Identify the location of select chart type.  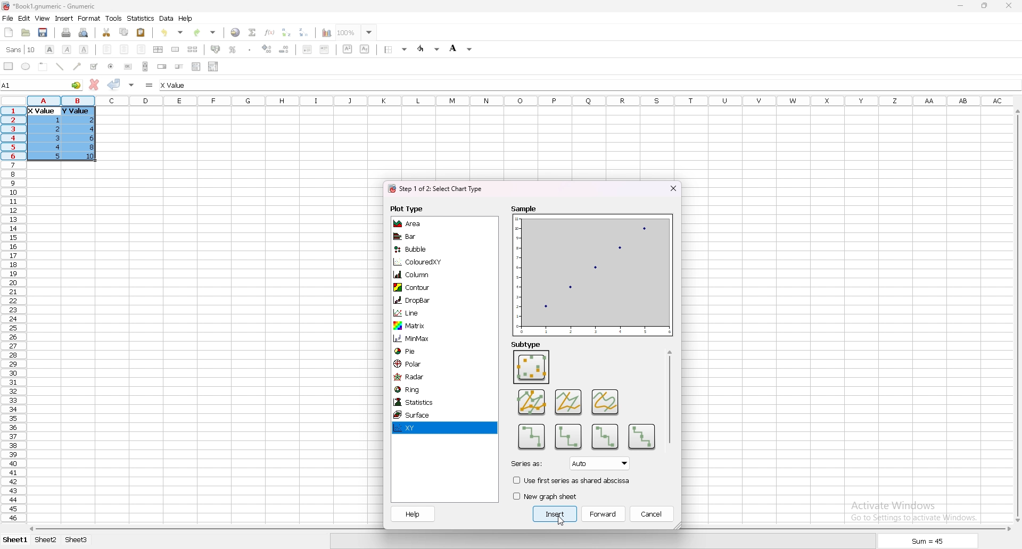
(435, 189).